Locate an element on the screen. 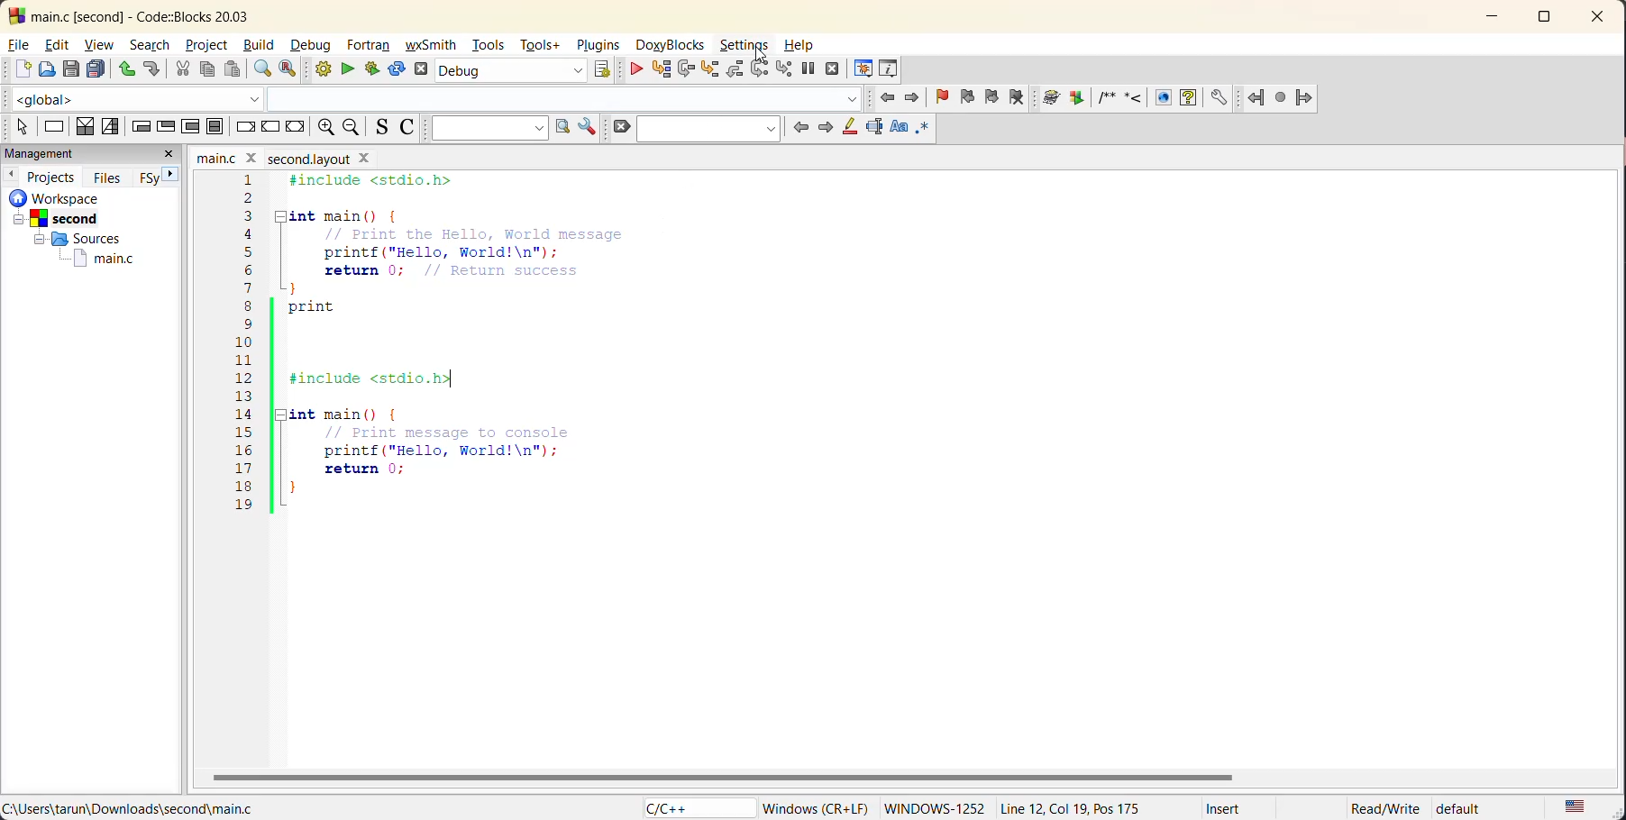 This screenshot has height=820, width=1626. next line is located at coordinates (685, 71).